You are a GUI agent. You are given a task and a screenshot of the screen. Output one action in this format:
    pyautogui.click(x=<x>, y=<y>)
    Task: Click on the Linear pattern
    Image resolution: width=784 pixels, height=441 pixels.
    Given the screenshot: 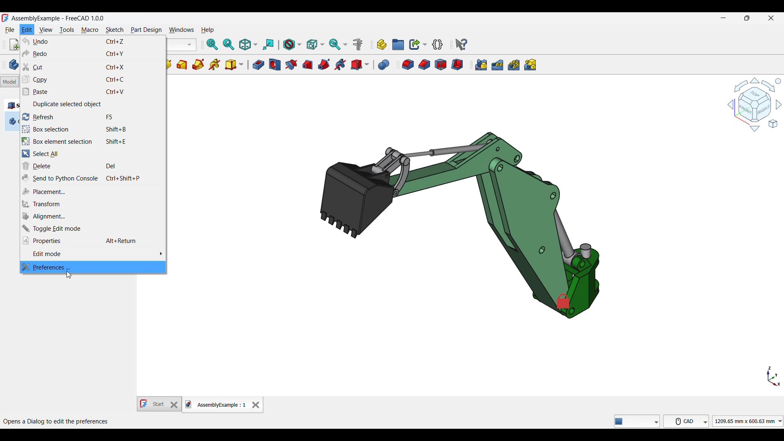 What is the action you would take?
    pyautogui.click(x=497, y=65)
    